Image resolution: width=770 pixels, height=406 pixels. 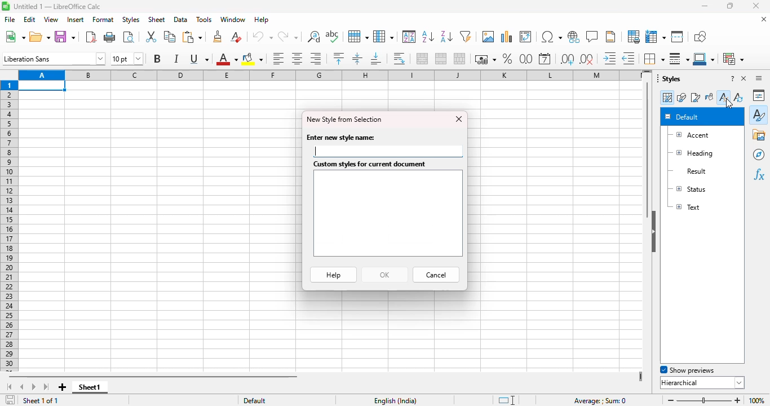 I want to click on typing, so click(x=315, y=151).